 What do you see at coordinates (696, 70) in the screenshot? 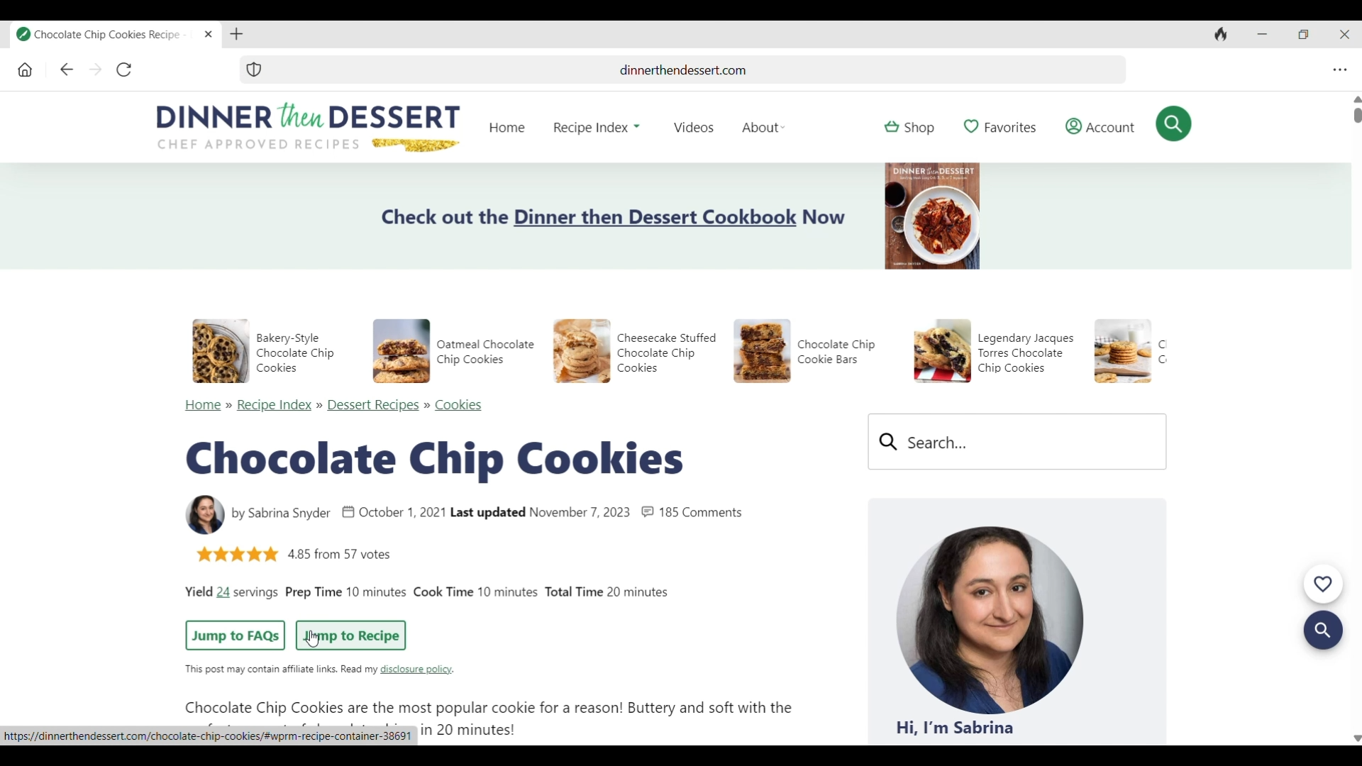
I see `dinnerthendessert.com` at bounding box center [696, 70].